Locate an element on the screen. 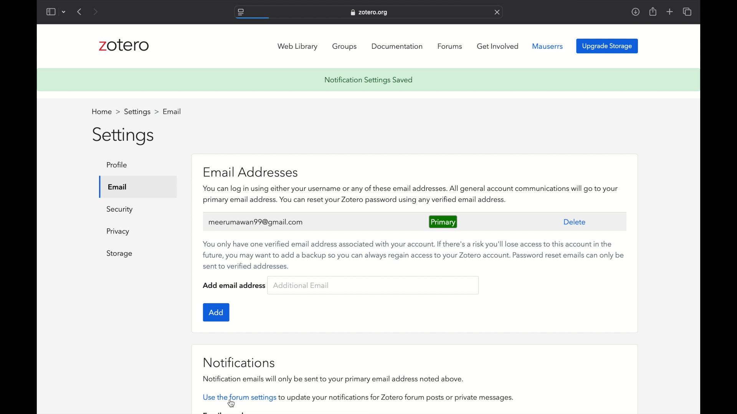 The width and height of the screenshot is (737, 414). home is located at coordinates (106, 111).